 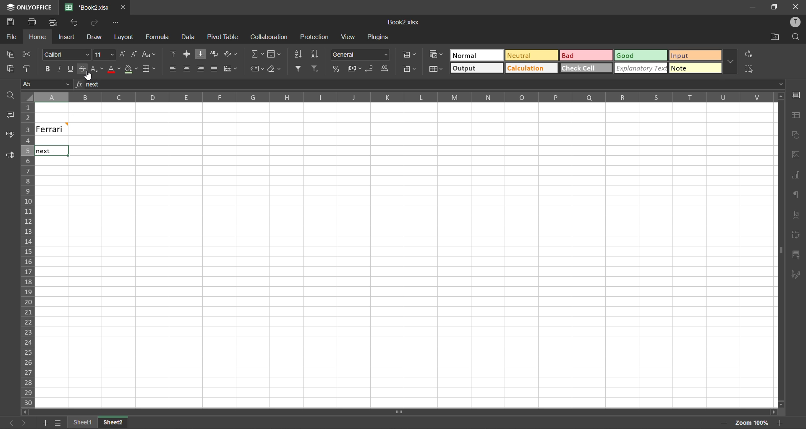 What do you see at coordinates (798, 255) in the screenshot?
I see `slicer` at bounding box center [798, 255].